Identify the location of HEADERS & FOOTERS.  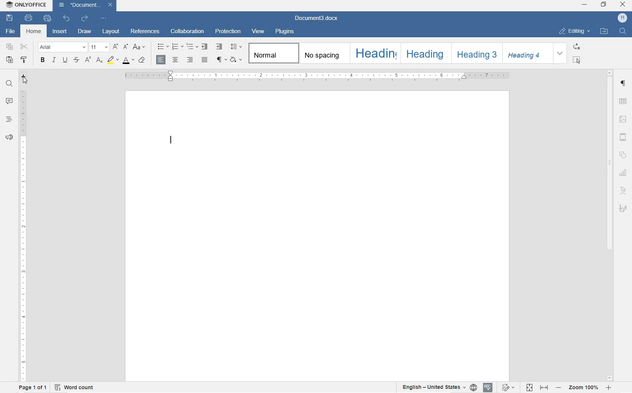
(623, 137).